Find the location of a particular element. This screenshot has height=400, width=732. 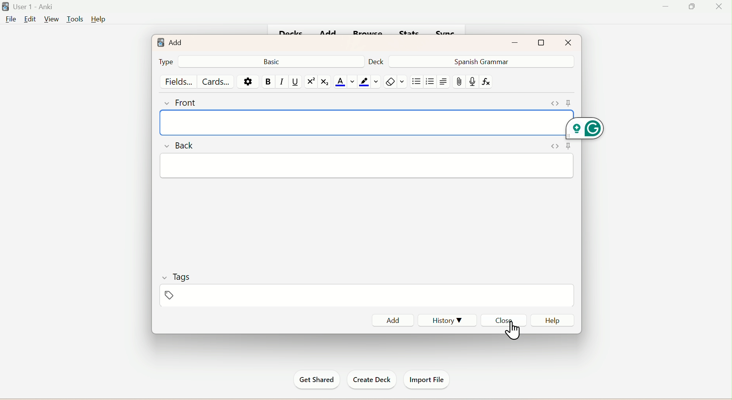

Settings is located at coordinates (247, 81).